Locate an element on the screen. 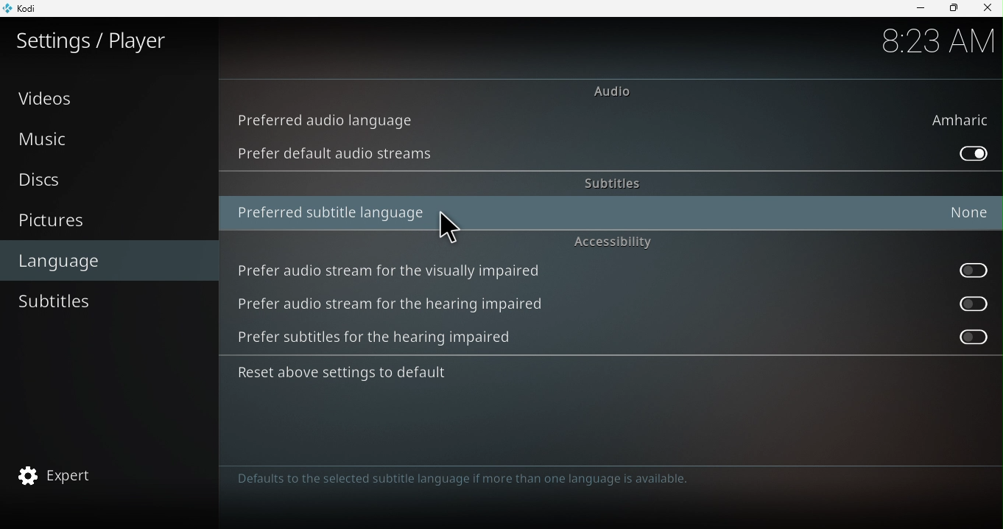 This screenshot has width=1003, height=529. Prefer default audio streams is located at coordinates (339, 153).